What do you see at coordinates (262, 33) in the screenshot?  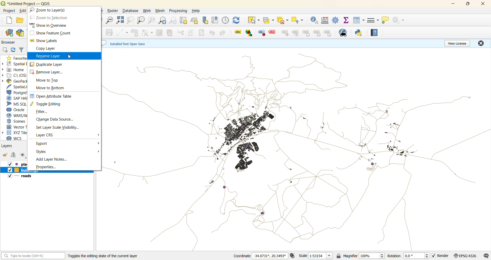 I see `style` at bounding box center [262, 33].